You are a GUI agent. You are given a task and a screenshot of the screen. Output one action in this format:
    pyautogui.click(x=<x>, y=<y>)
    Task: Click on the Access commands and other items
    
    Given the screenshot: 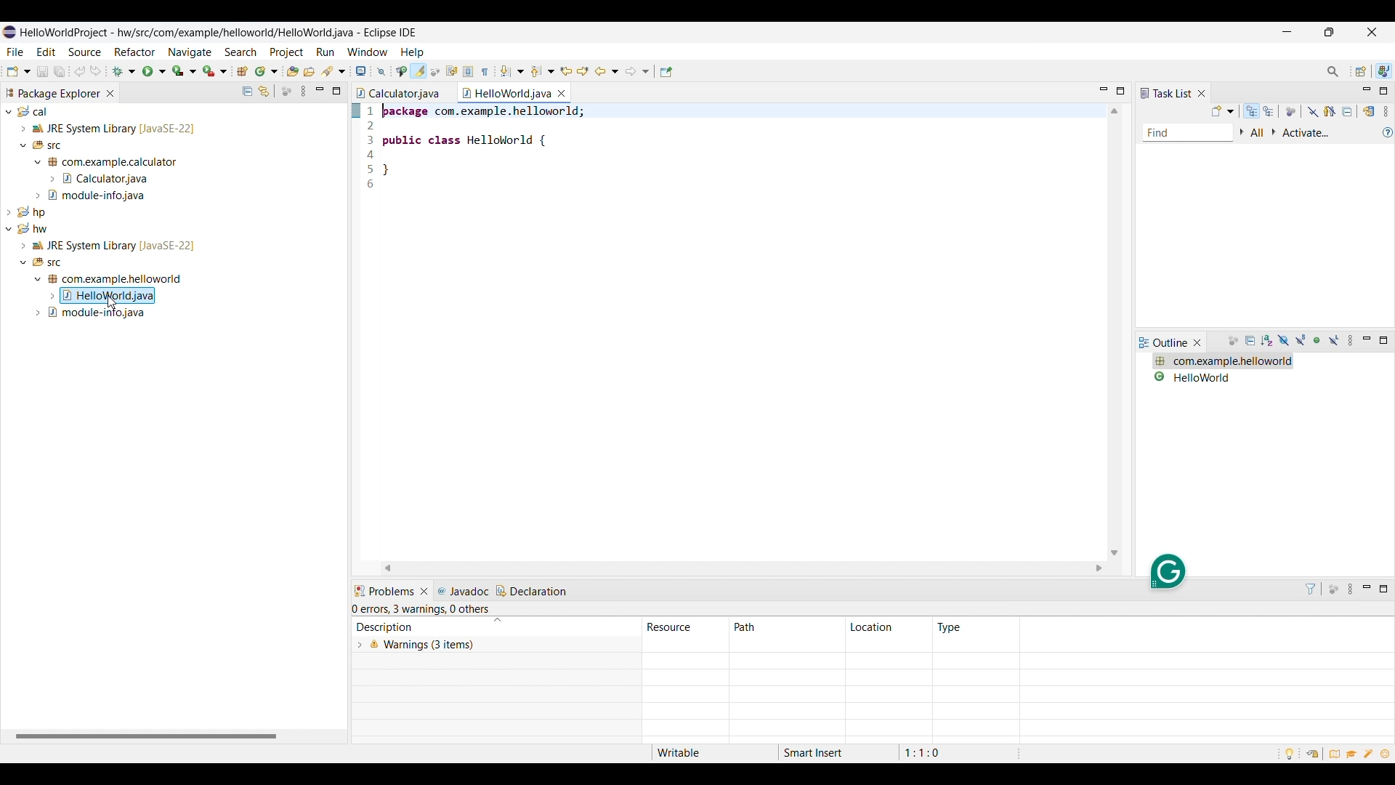 What is the action you would take?
    pyautogui.click(x=1333, y=71)
    